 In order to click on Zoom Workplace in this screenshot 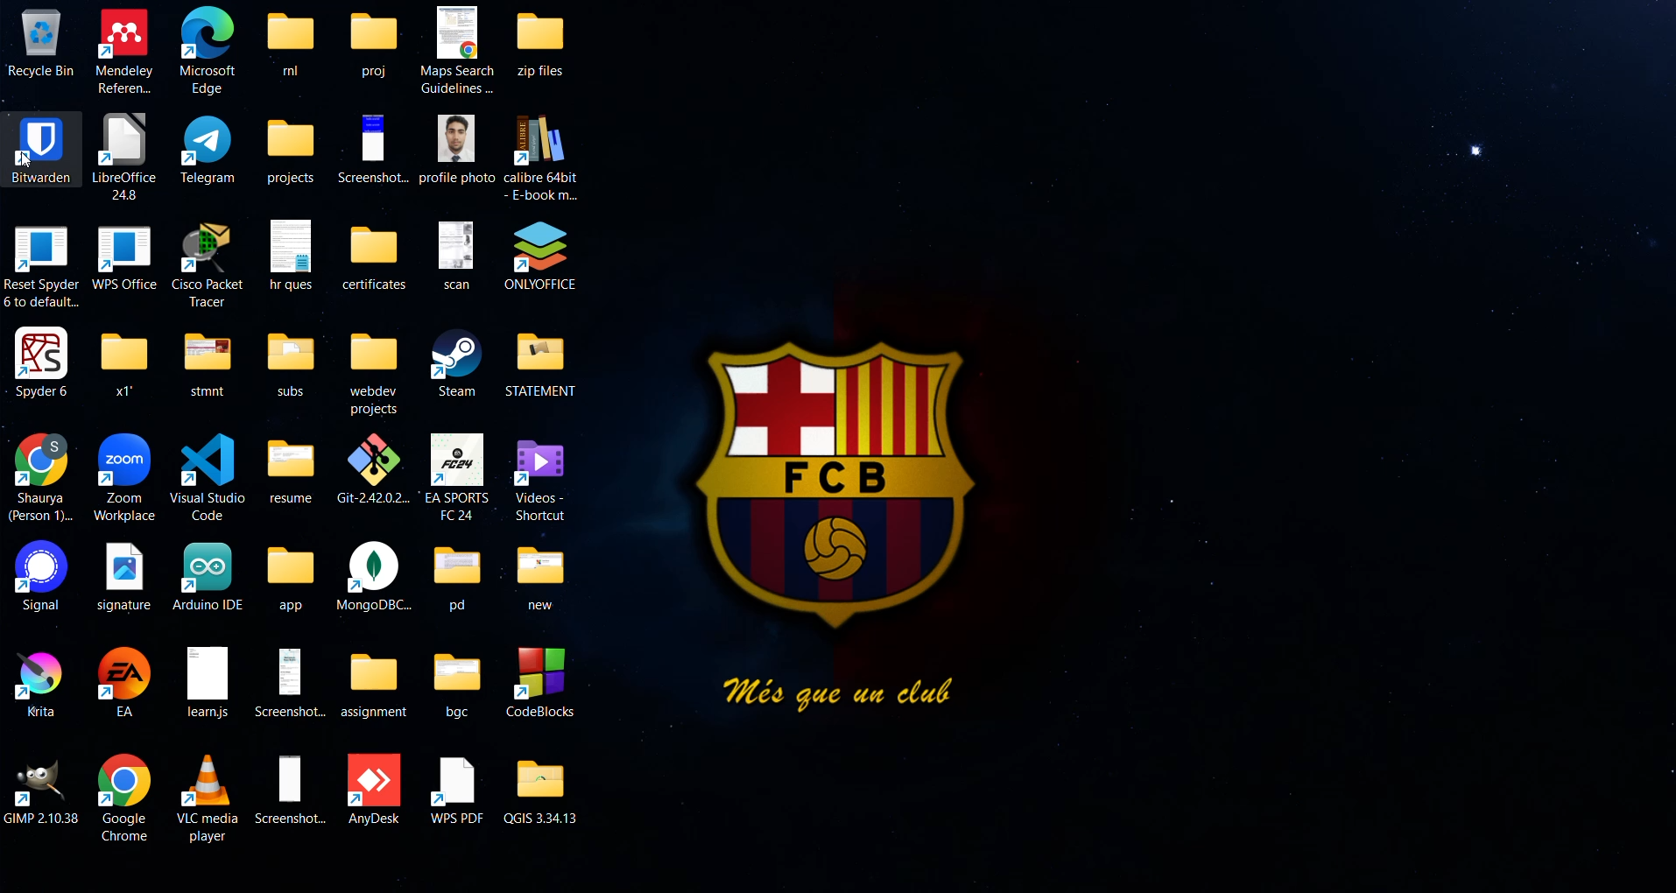, I will do `click(126, 478)`.